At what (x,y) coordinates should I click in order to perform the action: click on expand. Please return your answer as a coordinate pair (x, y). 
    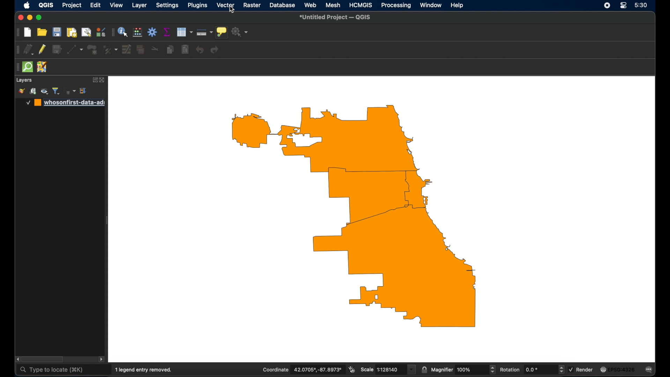
    Looking at the image, I should click on (94, 80).